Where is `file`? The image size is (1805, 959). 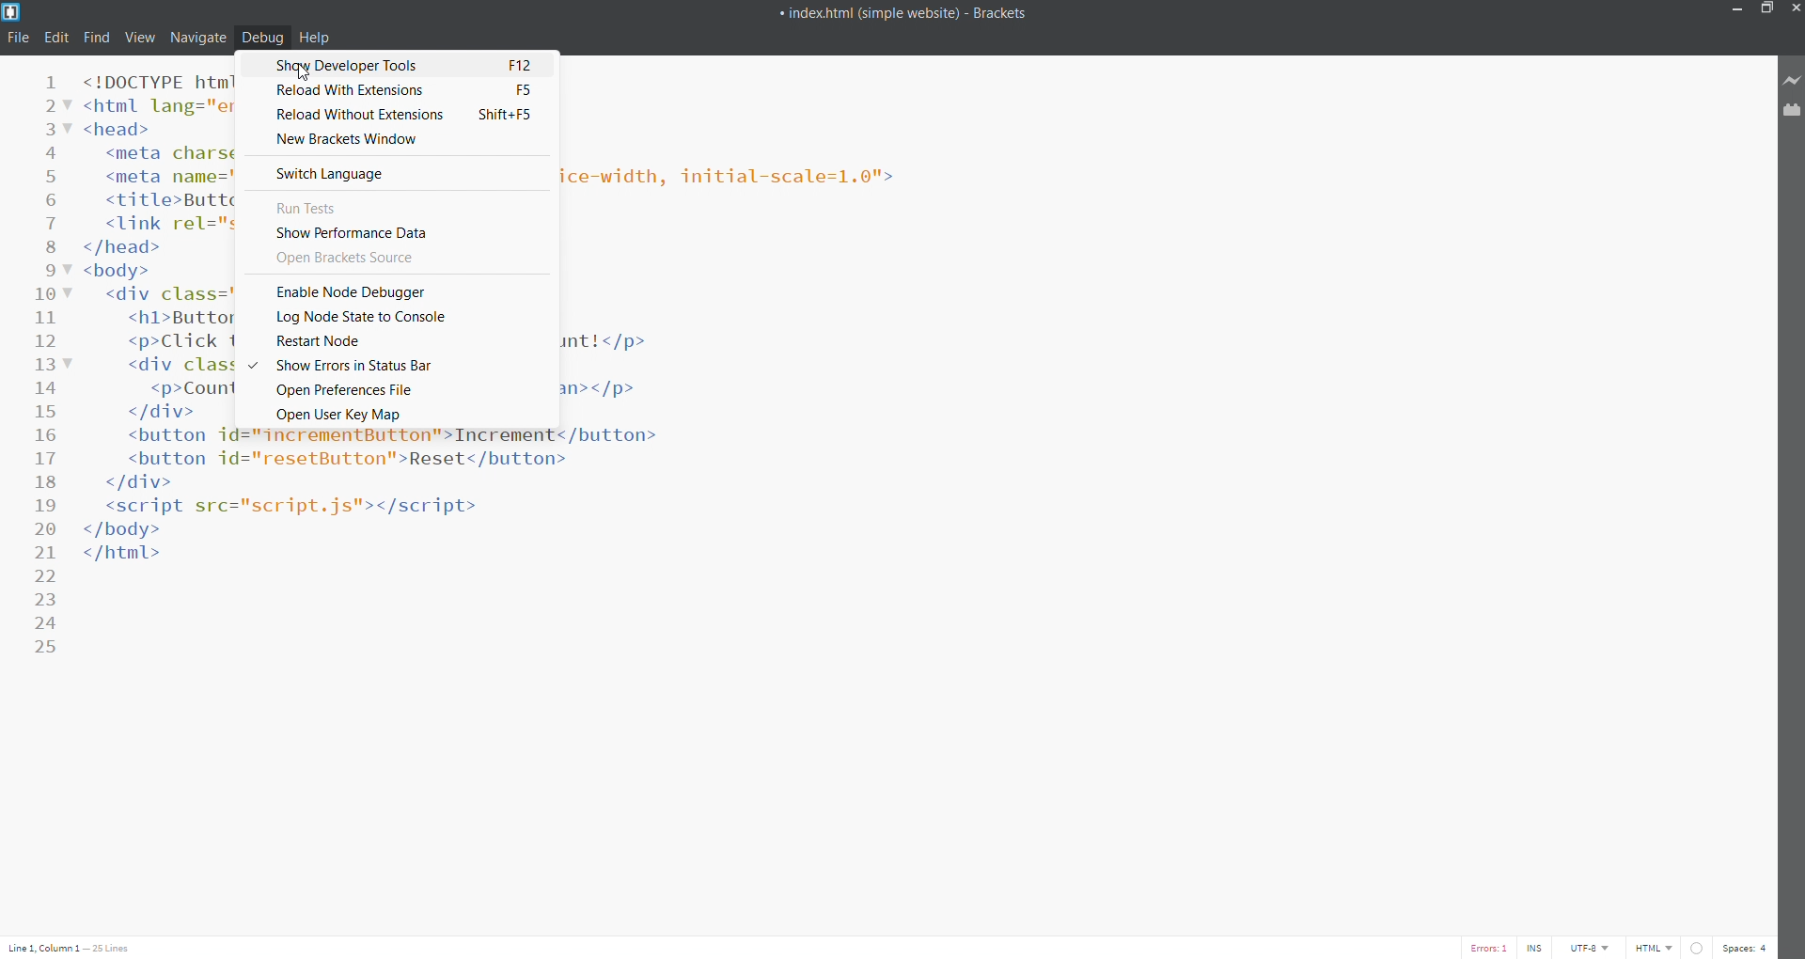
file is located at coordinates (17, 39).